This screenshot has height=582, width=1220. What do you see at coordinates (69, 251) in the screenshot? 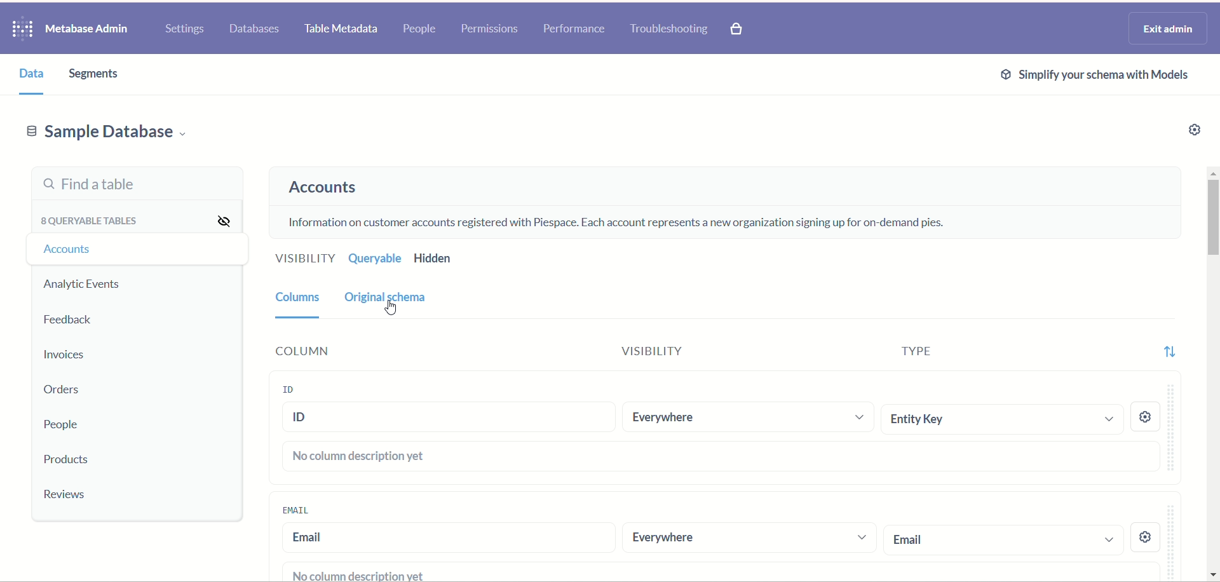
I see `ccounts` at bounding box center [69, 251].